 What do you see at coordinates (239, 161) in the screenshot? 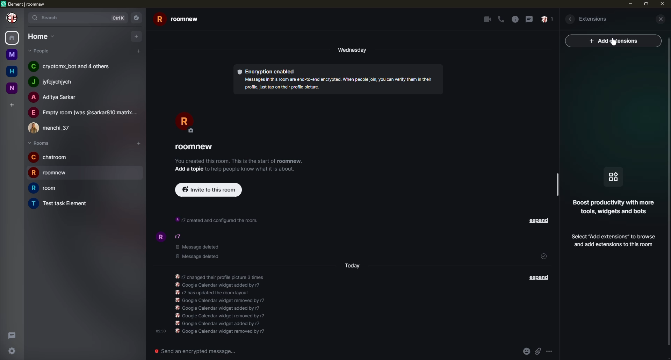
I see `info` at bounding box center [239, 161].